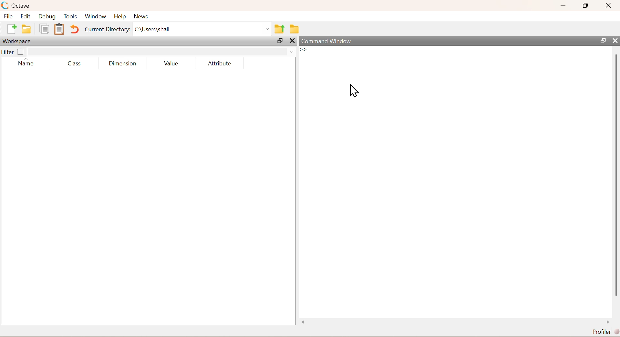 The height and width of the screenshot is (337, 620). What do you see at coordinates (16, 42) in the screenshot?
I see `Workspace` at bounding box center [16, 42].